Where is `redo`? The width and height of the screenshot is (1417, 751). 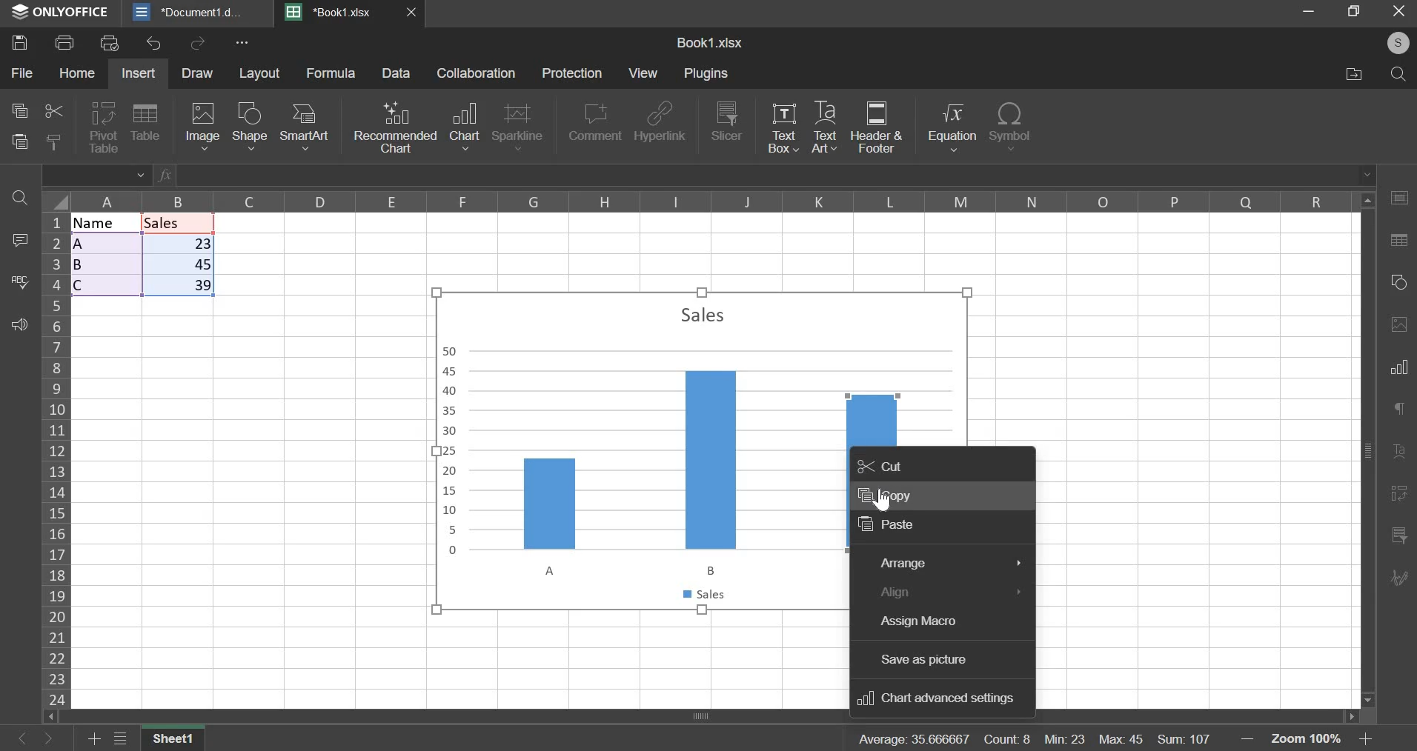 redo is located at coordinates (200, 42).